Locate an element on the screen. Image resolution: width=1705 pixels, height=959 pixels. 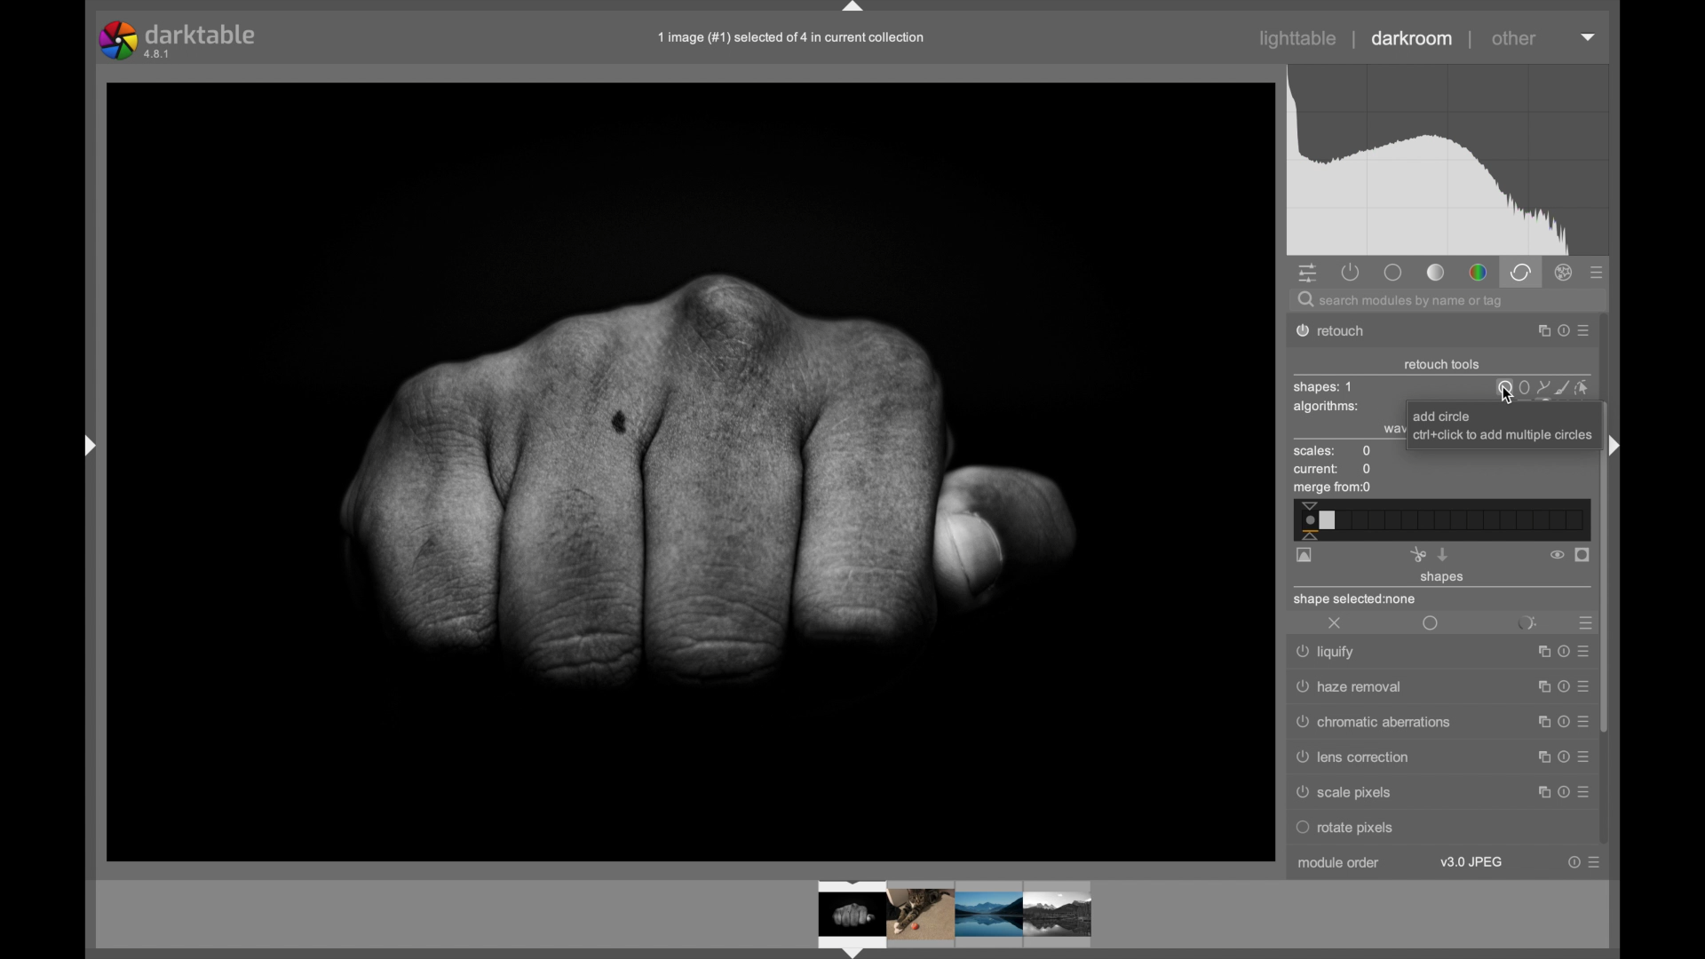
darkroom is located at coordinates (1413, 39).